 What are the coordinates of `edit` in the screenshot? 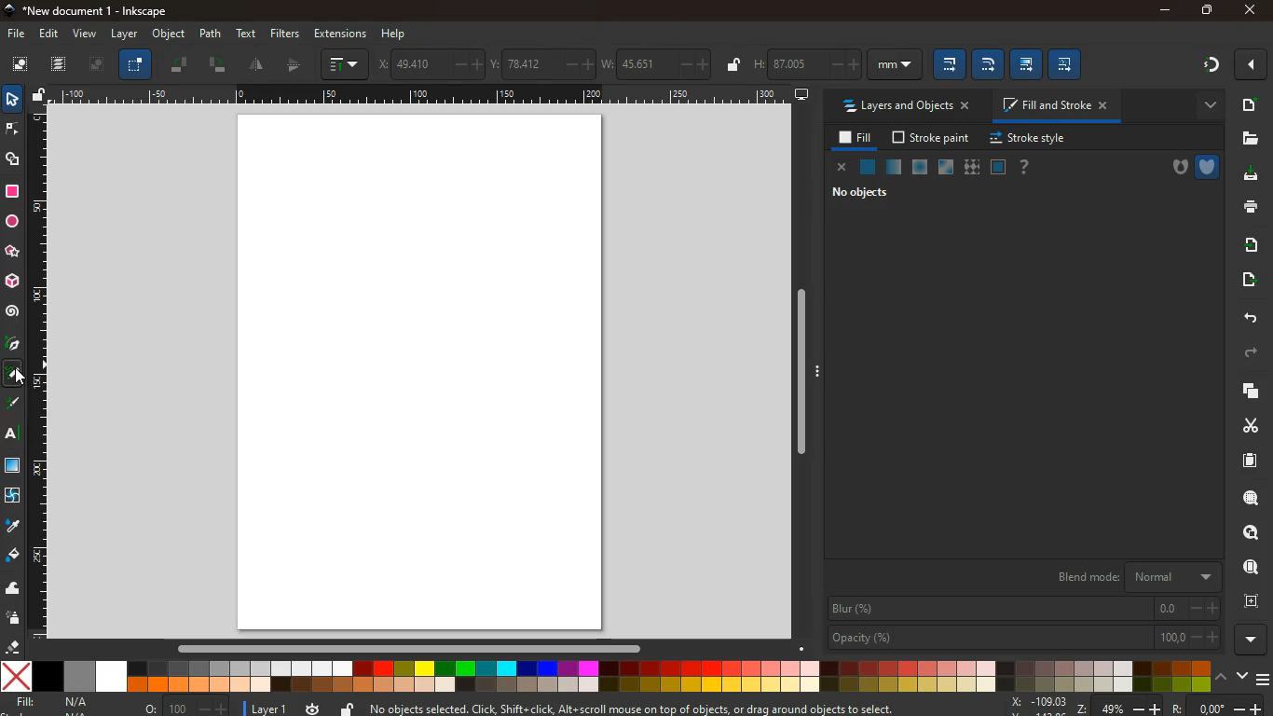 It's located at (1066, 62).